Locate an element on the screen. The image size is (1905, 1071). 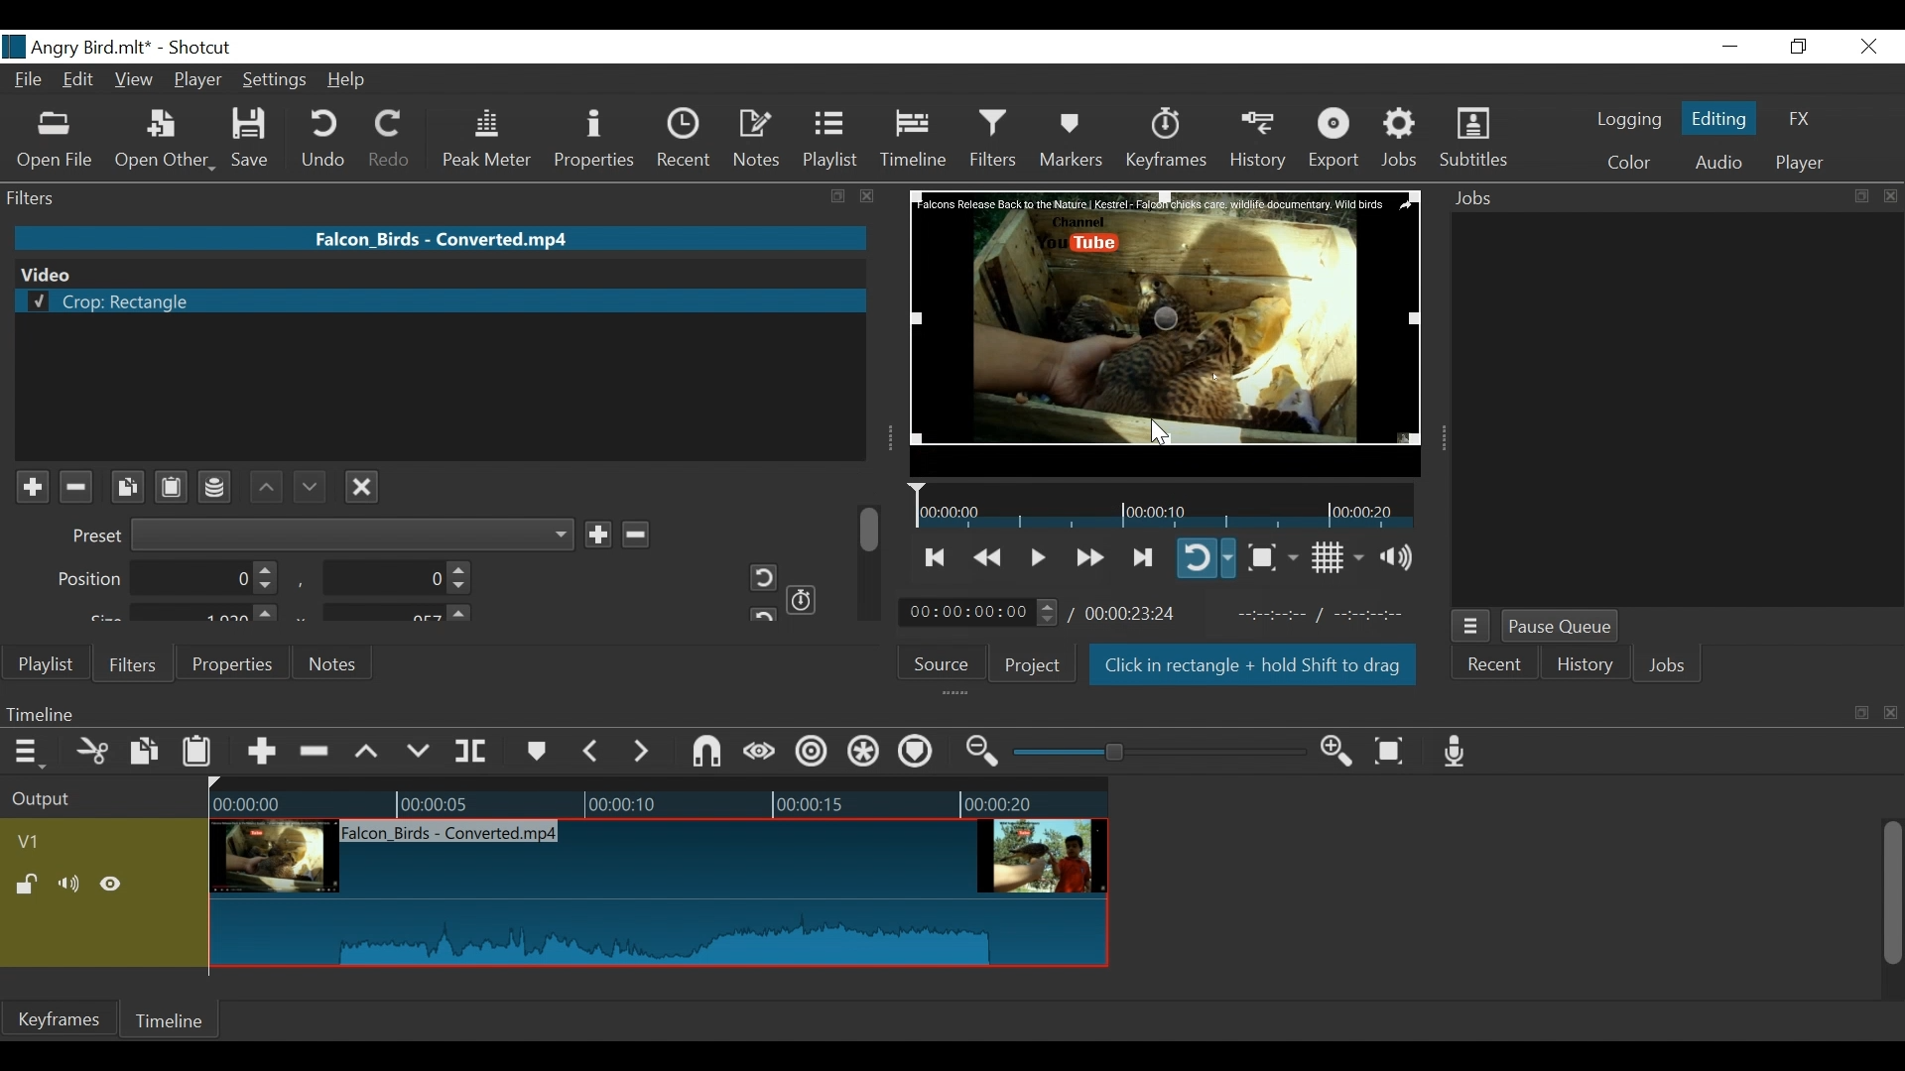
Lift is located at coordinates (370, 753).